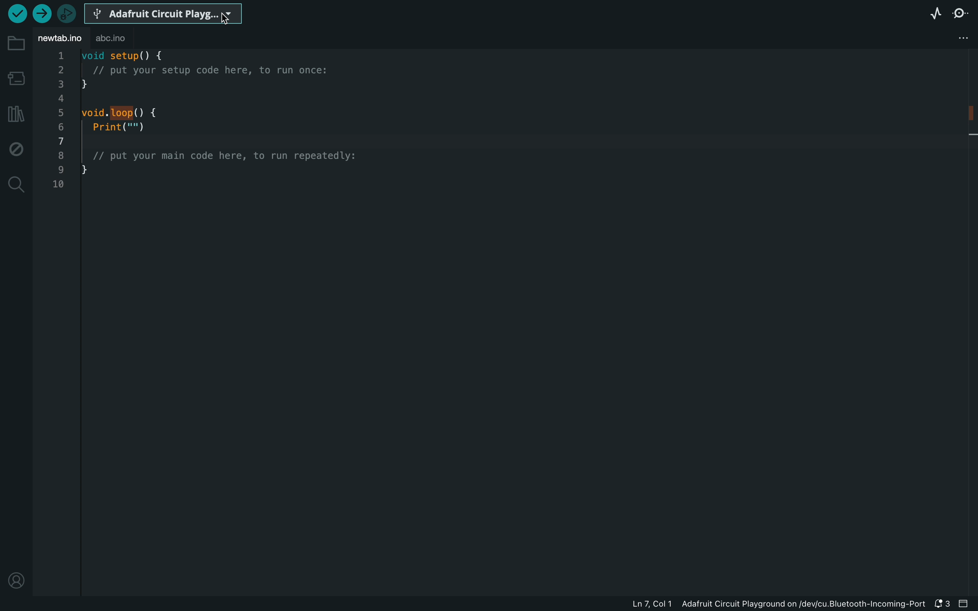 This screenshot has width=978, height=611. Describe the element at coordinates (16, 15) in the screenshot. I see `verify` at that location.